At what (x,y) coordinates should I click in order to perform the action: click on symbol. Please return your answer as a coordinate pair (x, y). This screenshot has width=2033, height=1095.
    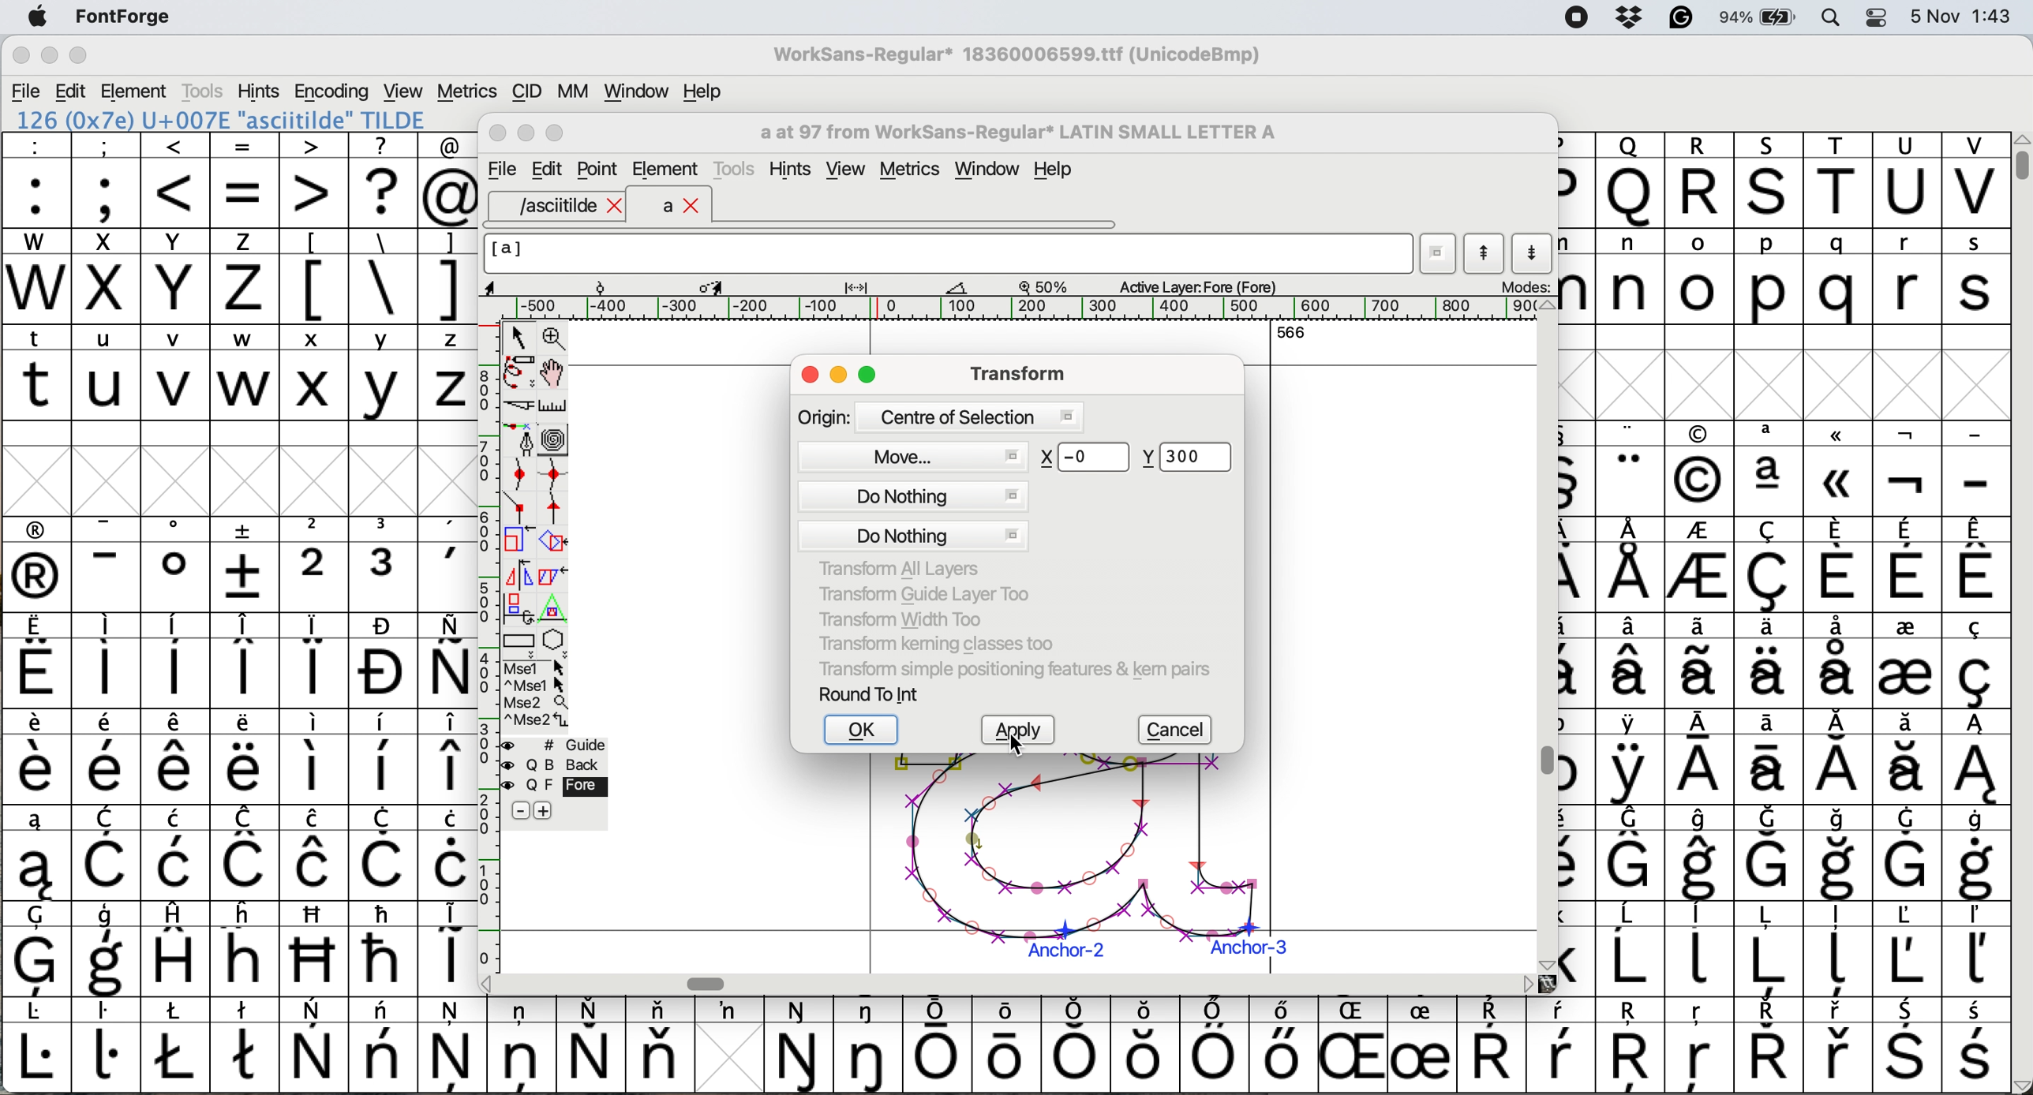
    Looking at the image, I should click on (245, 757).